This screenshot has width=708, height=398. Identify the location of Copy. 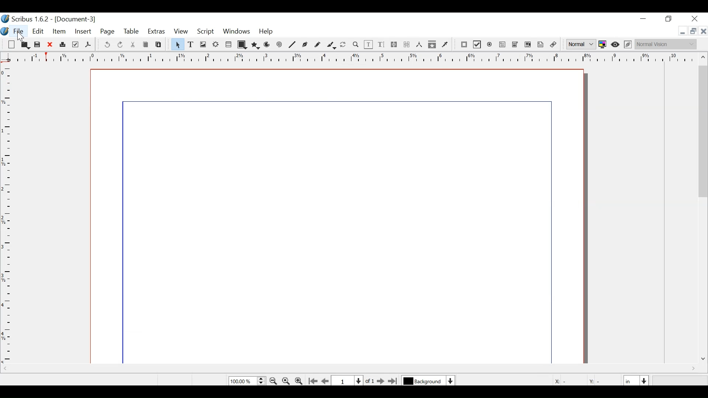
(145, 45).